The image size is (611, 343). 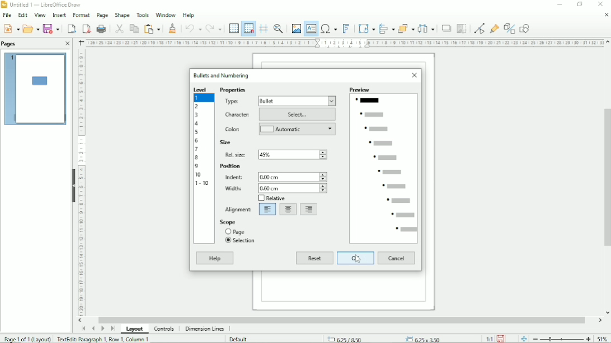 What do you see at coordinates (238, 222) in the screenshot?
I see `Scope` at bounding box center [238, 222].